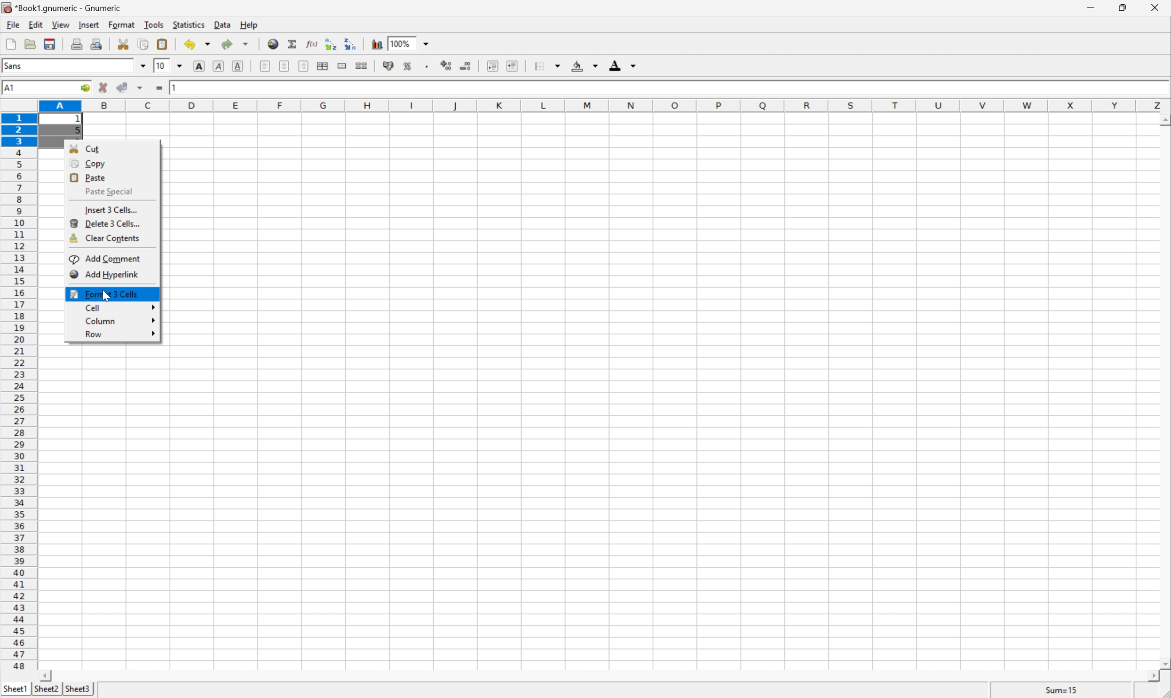 Image resolution: width=1171 pixels, height=698 pixels. I want to click on decrease number of decimals displayed, so click(465, 65).